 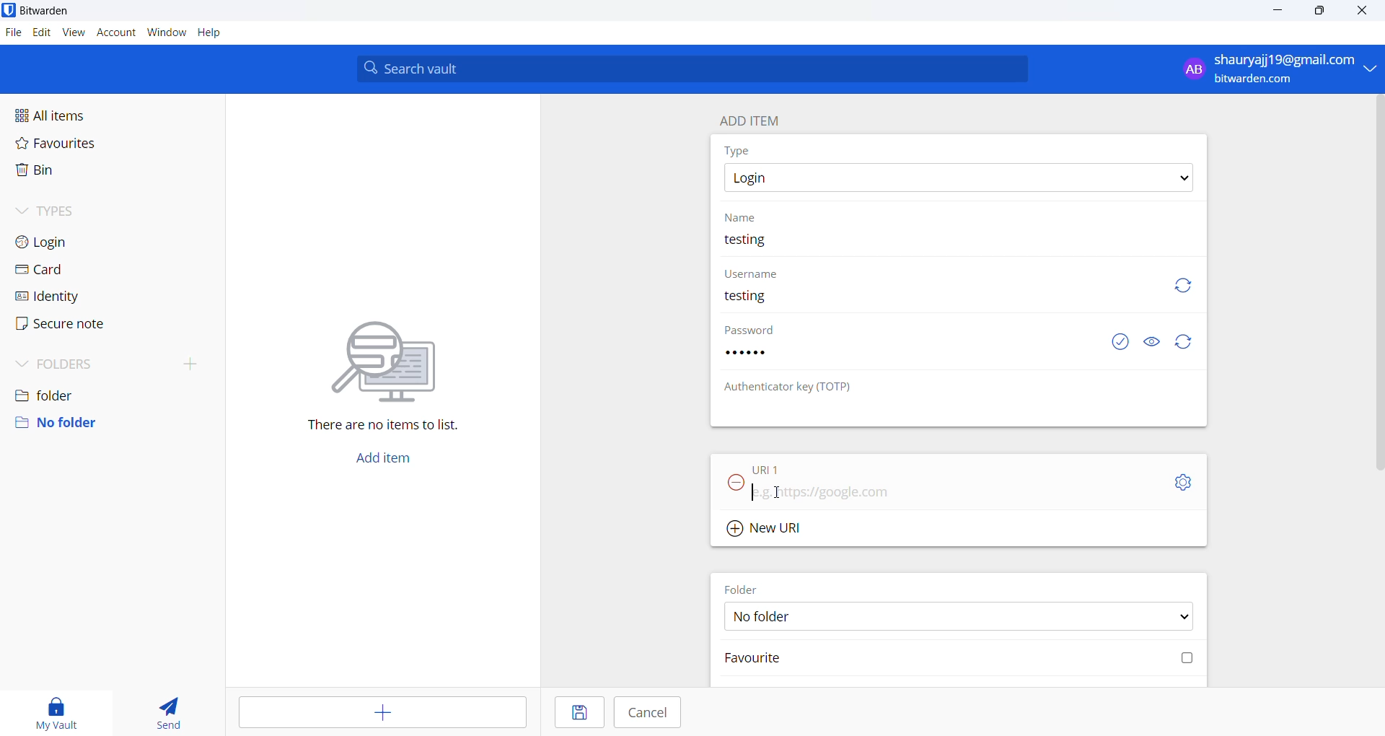 What do you see at coordinates (382, 379) in the screenshot?
I see `There are no items to list.` at bounding box center [382, 379].